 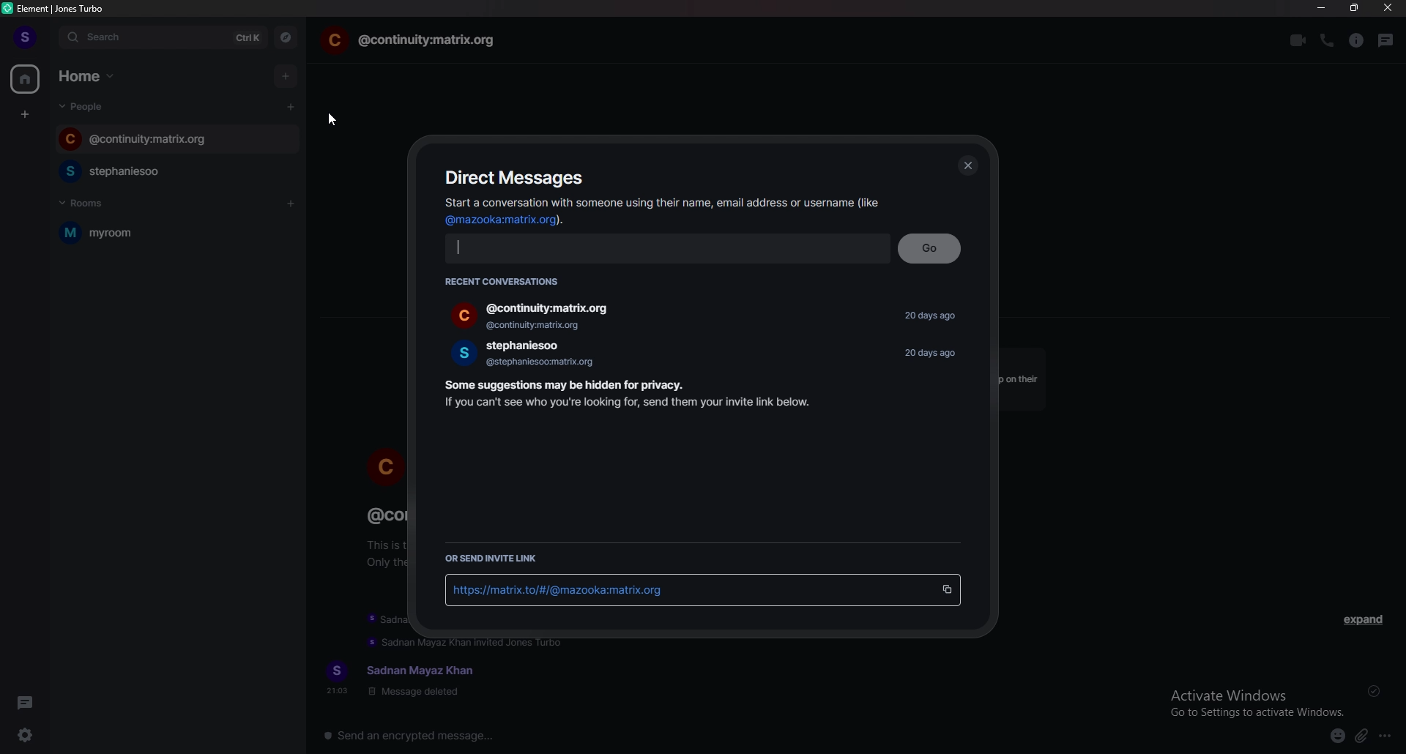 I want to click on update, so click(x=471, y=644).